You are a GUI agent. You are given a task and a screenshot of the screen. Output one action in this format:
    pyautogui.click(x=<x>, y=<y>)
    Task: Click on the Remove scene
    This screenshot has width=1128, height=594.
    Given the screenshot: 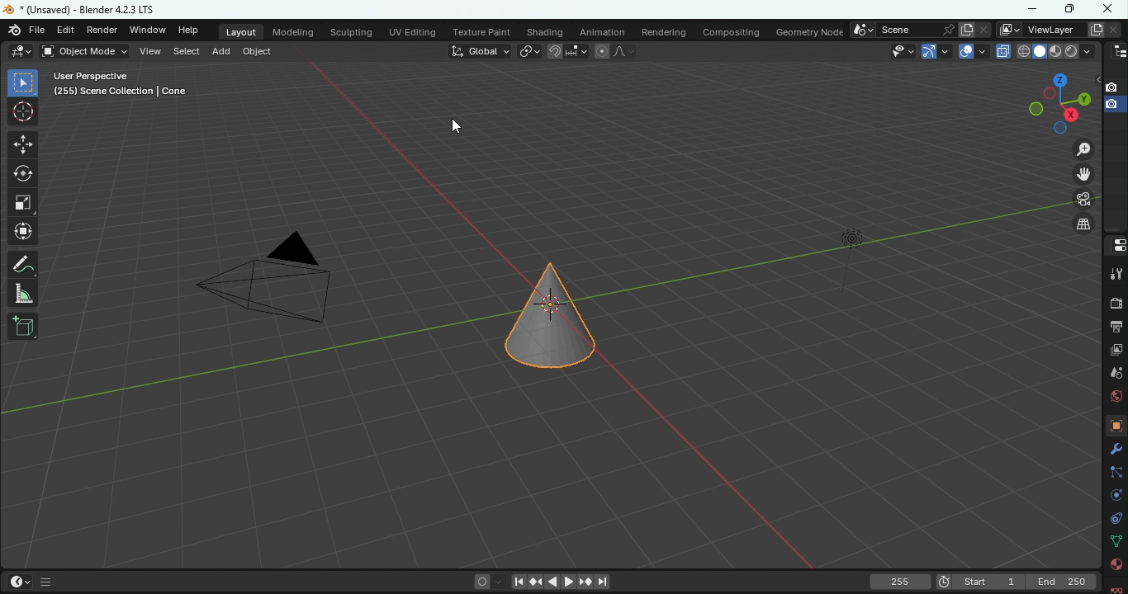 What is the action you would take?
    pyautogui.click(x=983, y=30)
    